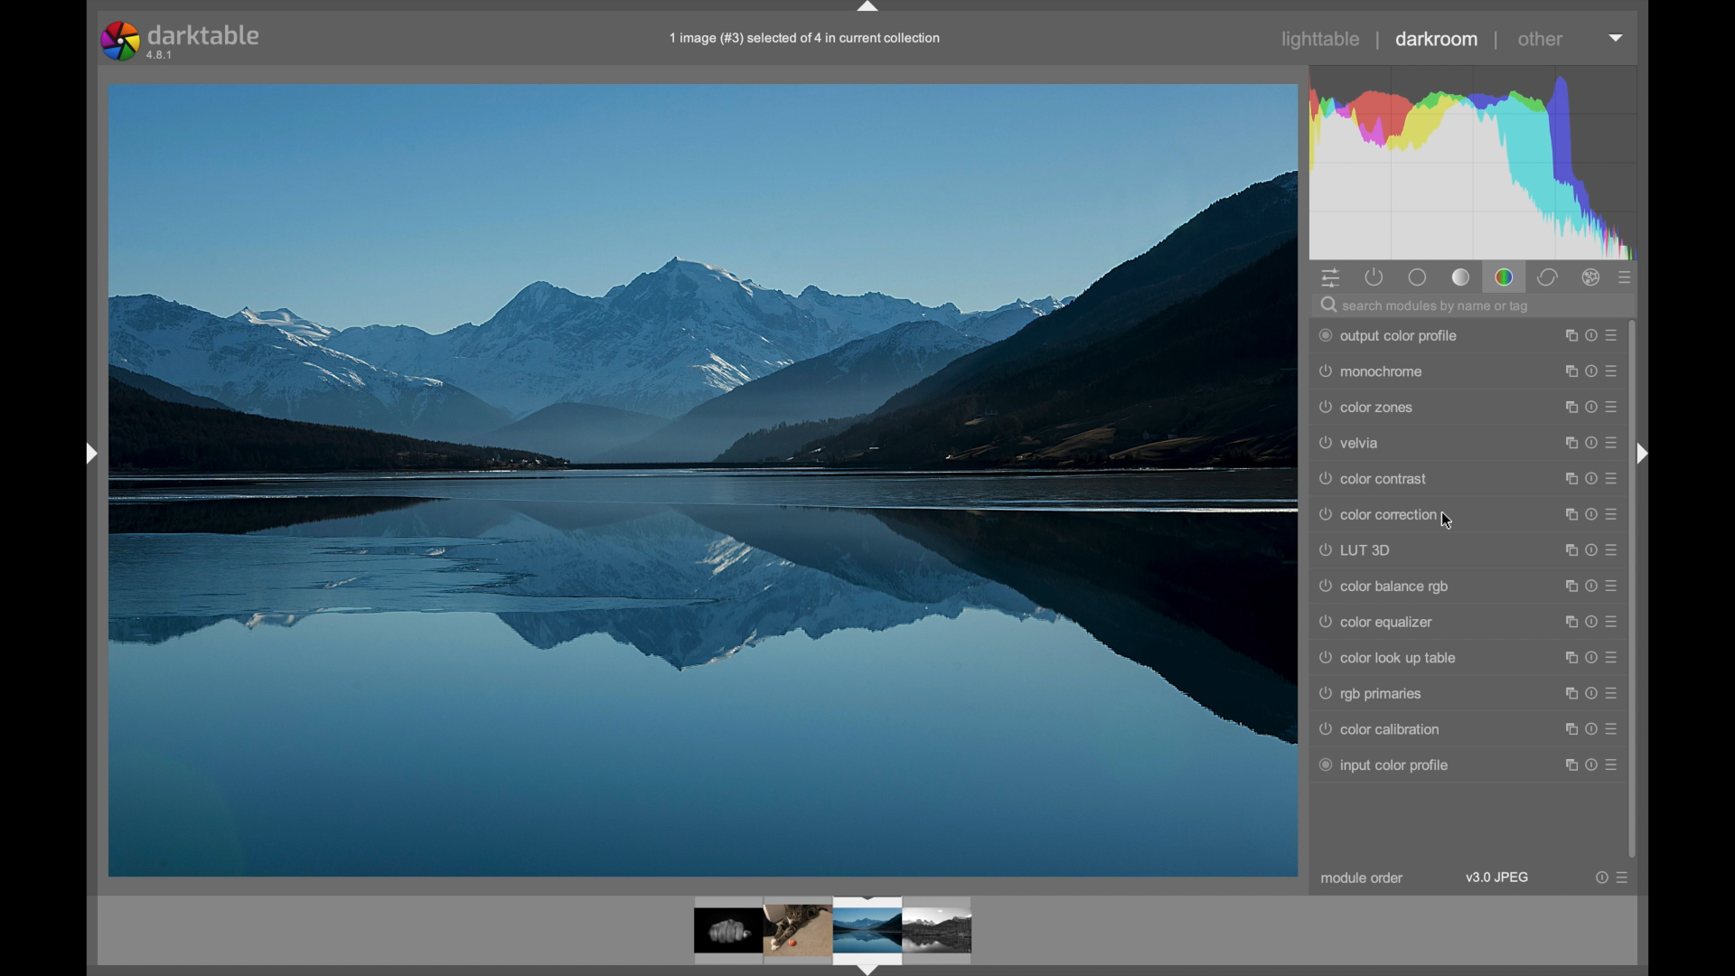  Describe the element at coordinates (1392, 335) in the screenshot. I see `output color profile` at that location.